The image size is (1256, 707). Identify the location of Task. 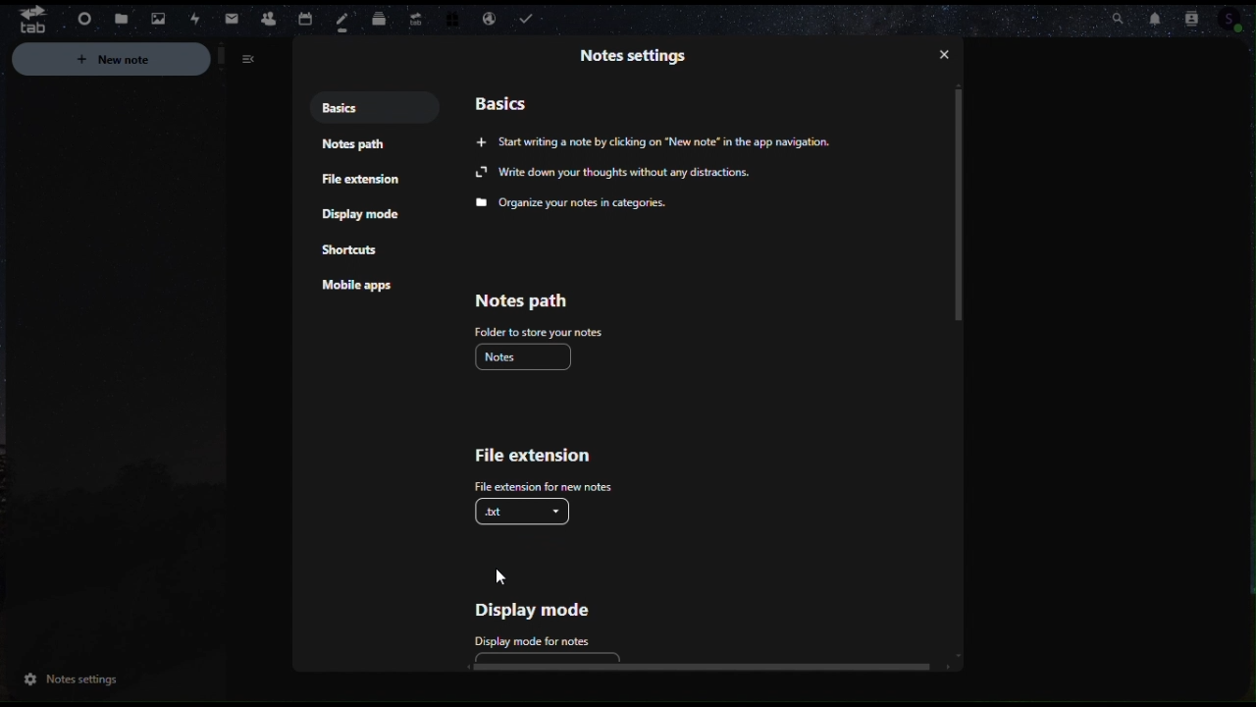
(530, 20).